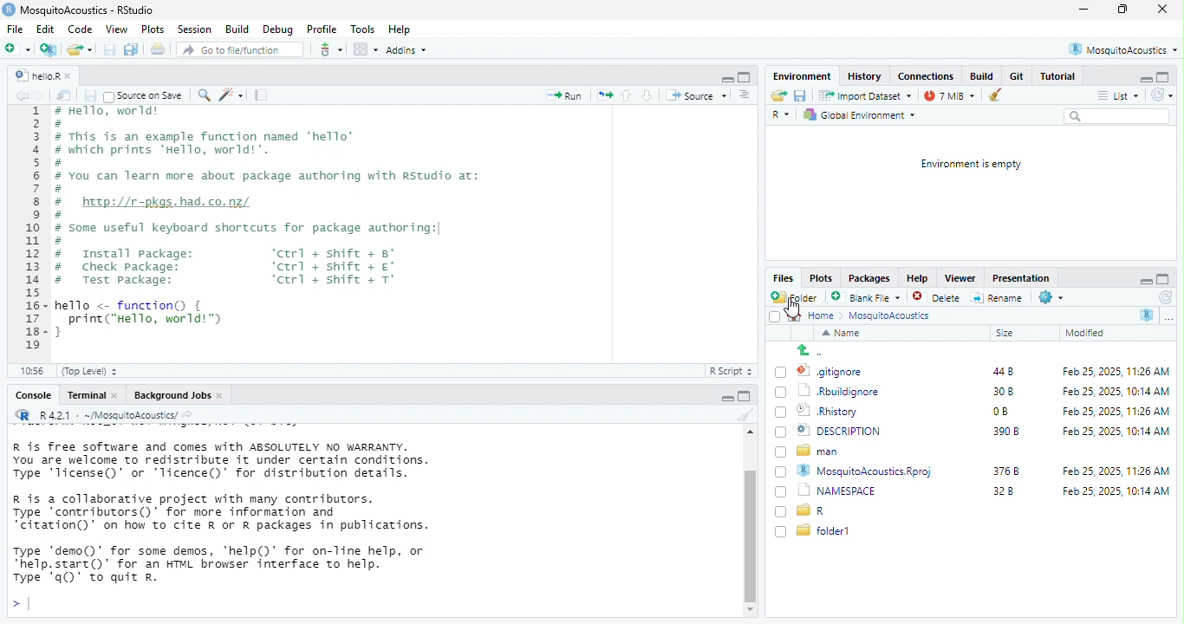 This screenshot has width=1184, height=624. I want to click on close, so click(73, 74).